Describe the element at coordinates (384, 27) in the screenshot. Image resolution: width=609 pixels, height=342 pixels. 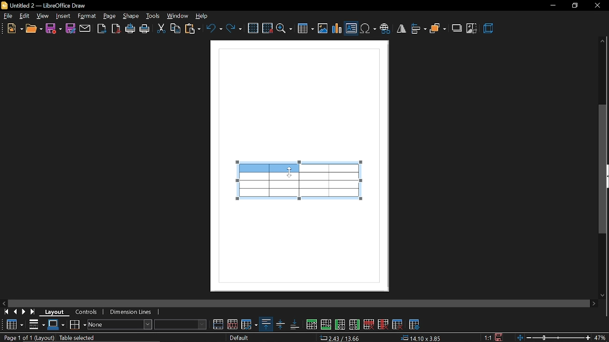
I see `insert hyperlink` at that location.